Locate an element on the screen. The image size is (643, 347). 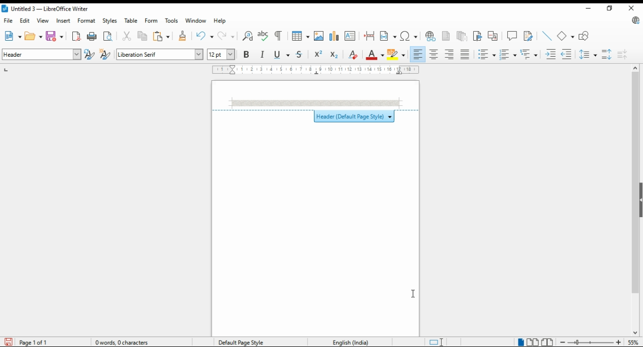
align left is located at coordinates (418, 54).